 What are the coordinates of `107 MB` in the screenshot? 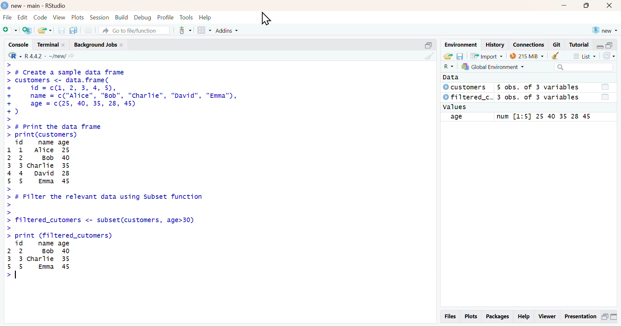 It's located at (527, 56).